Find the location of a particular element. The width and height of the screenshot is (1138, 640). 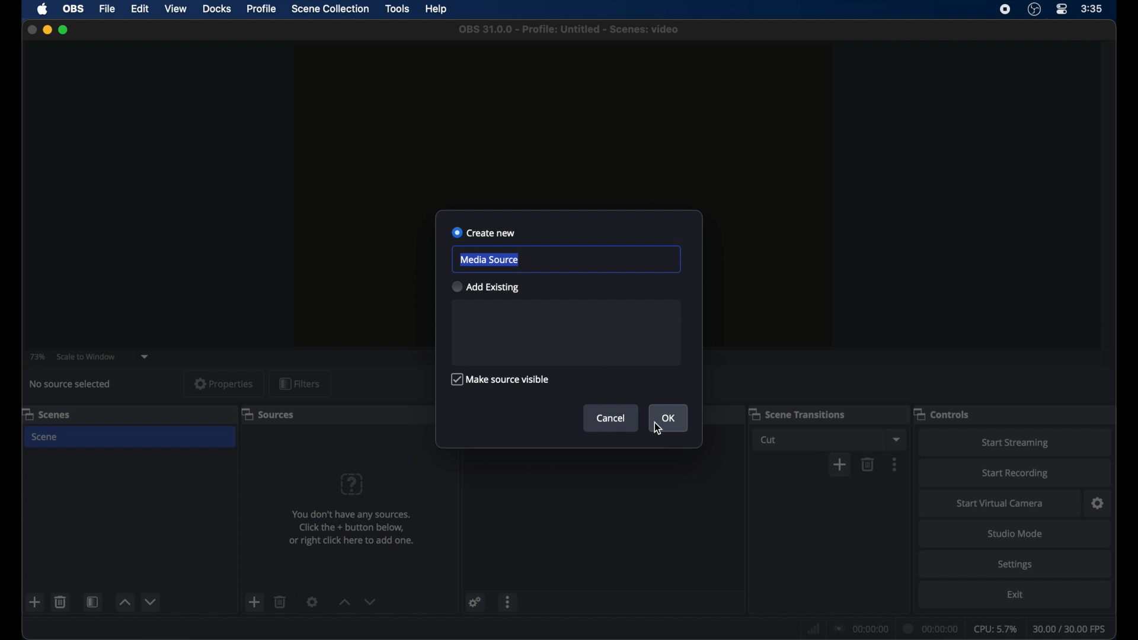

obs is located at coordinates (72, 8).